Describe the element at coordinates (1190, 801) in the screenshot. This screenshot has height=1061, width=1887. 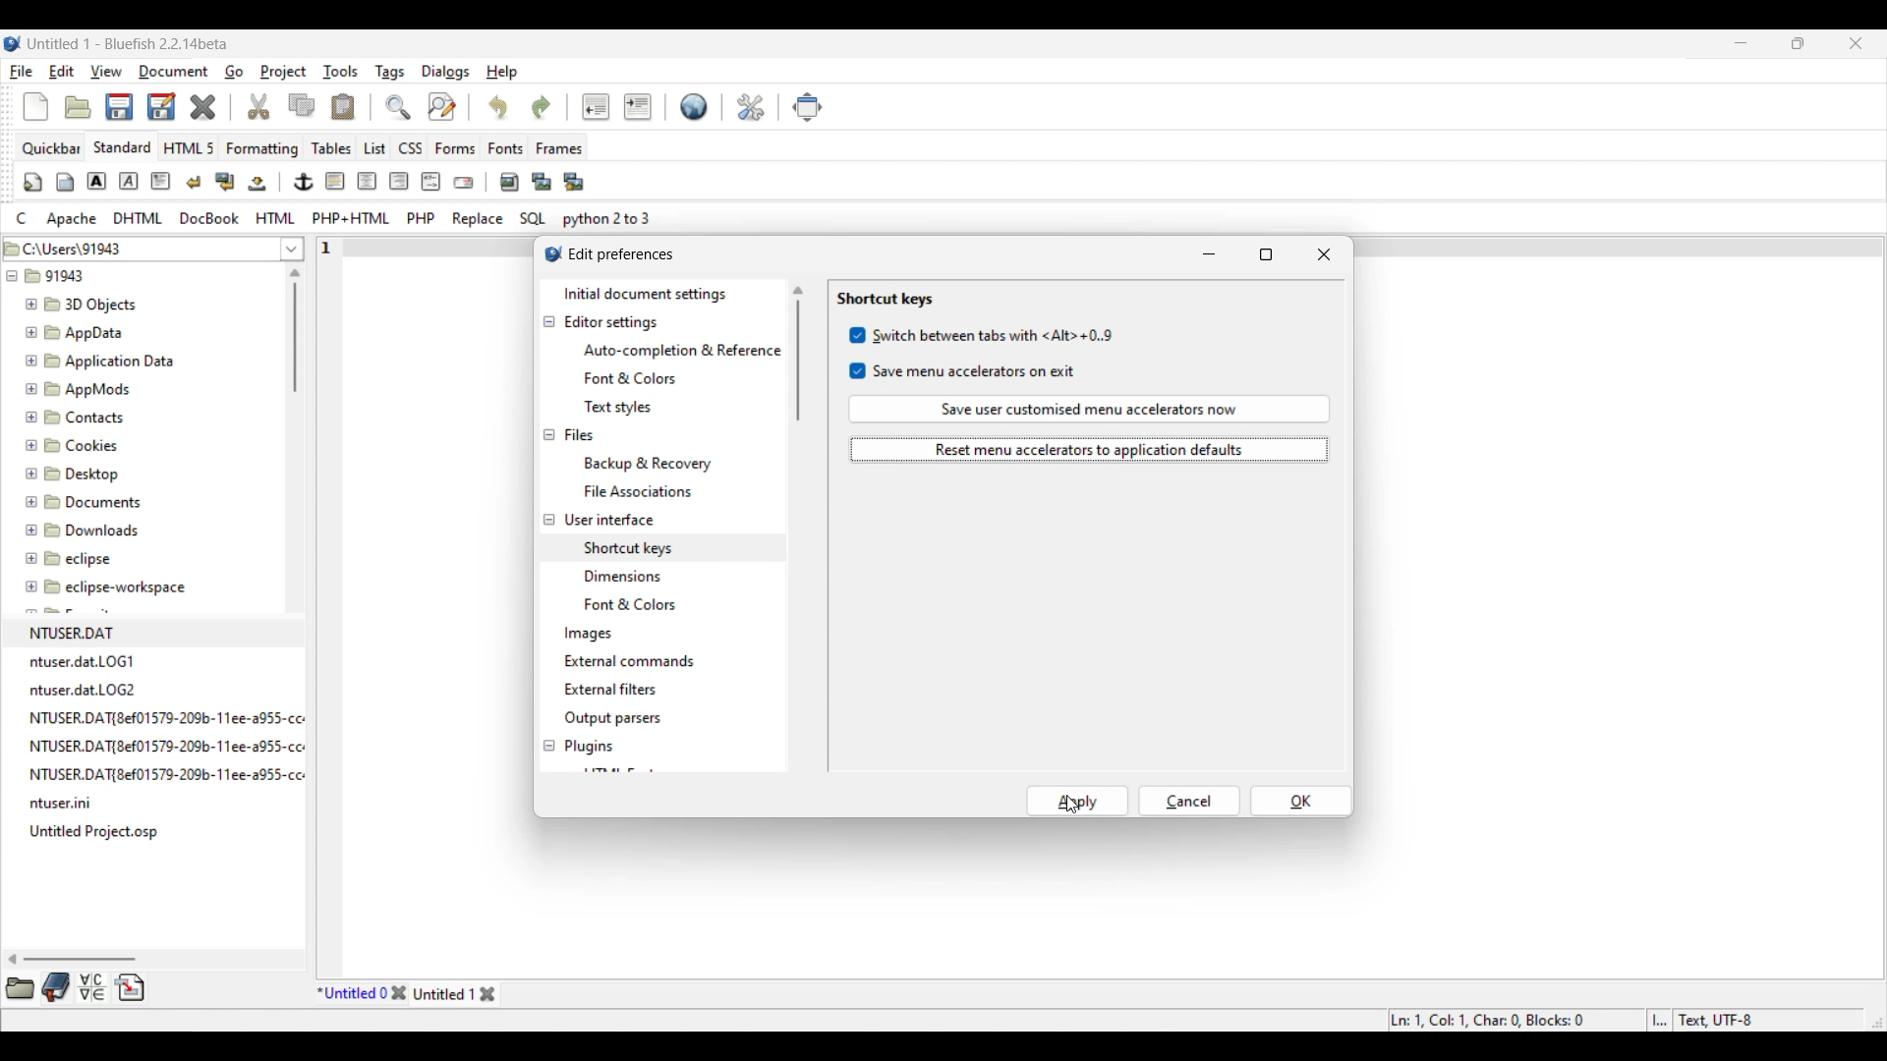
I see `Cancel` at that location.